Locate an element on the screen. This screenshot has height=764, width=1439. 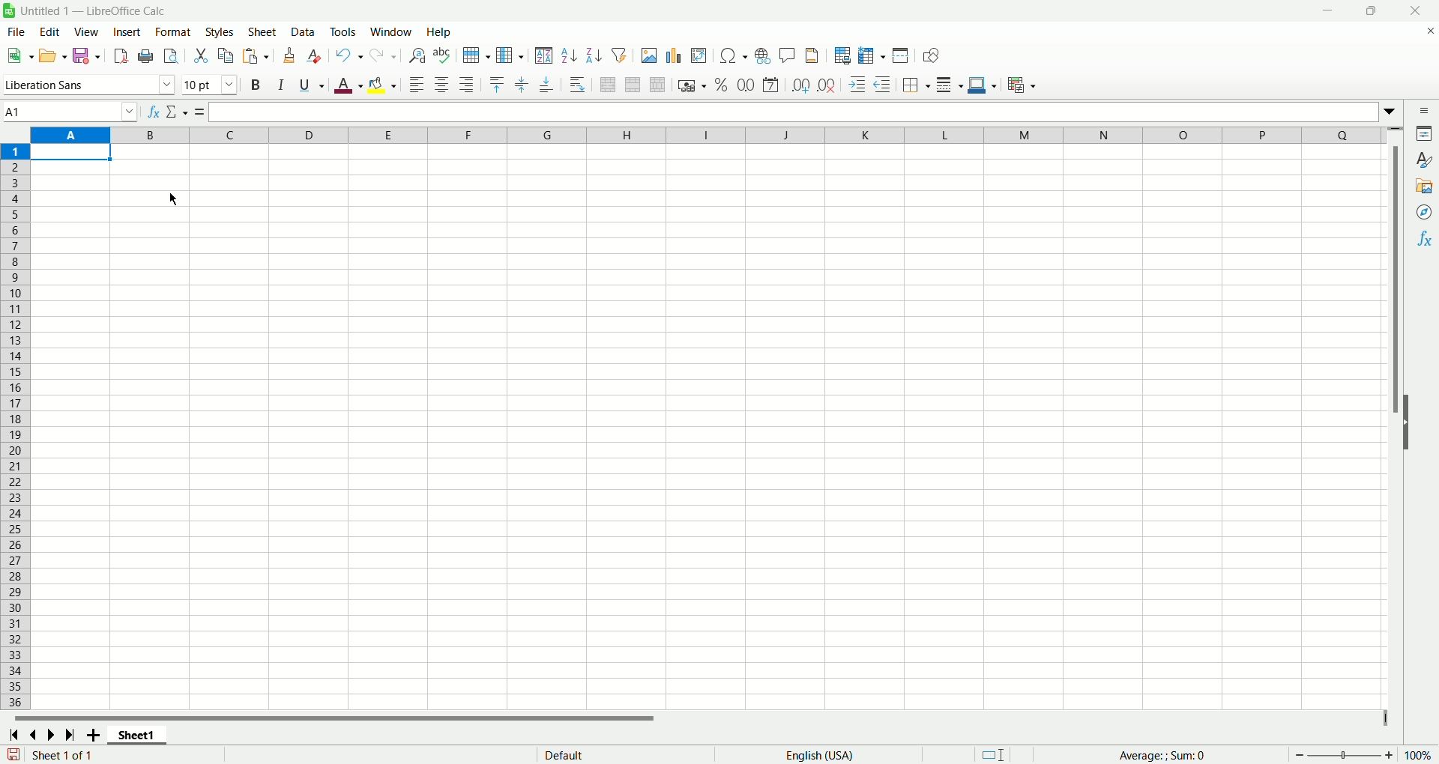
sidebar settings is located at coordinates (1424, 112).